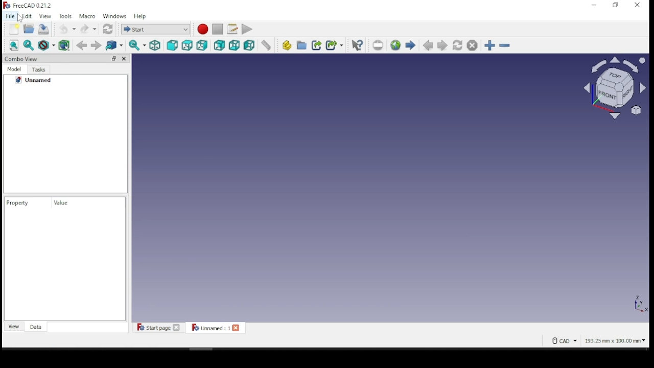 The image size is (654, 368). Describe the element at coordinates (316, 44) in the screenshot. I see `make link` at that location.